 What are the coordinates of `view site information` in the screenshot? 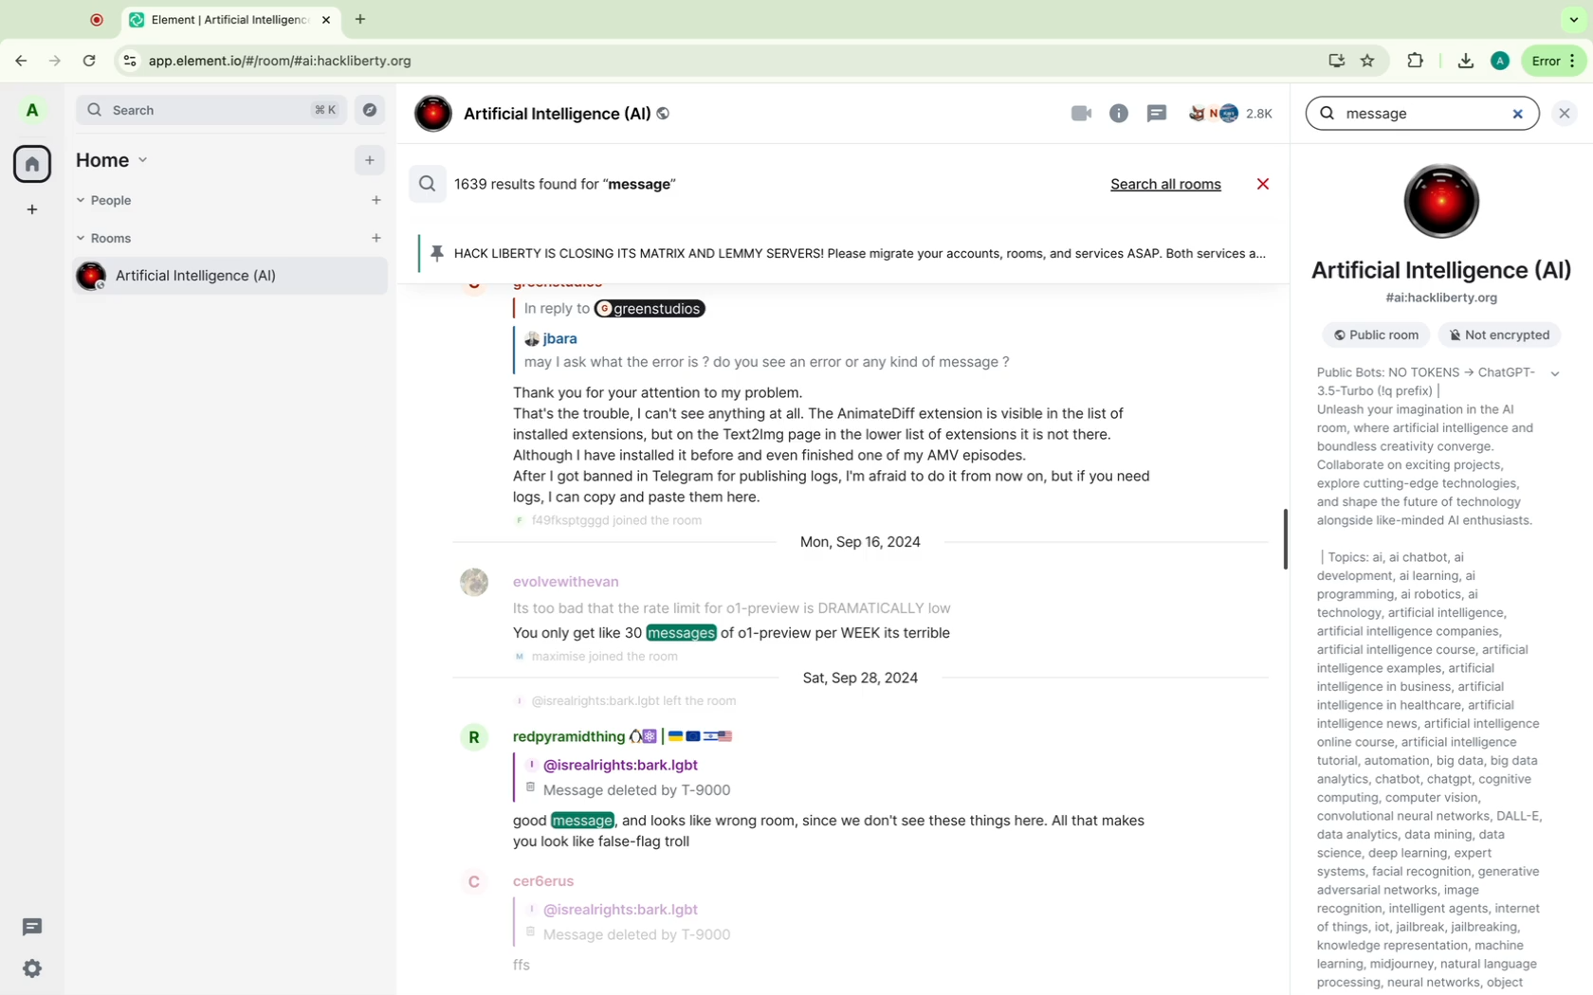 It's located at (129, 62).